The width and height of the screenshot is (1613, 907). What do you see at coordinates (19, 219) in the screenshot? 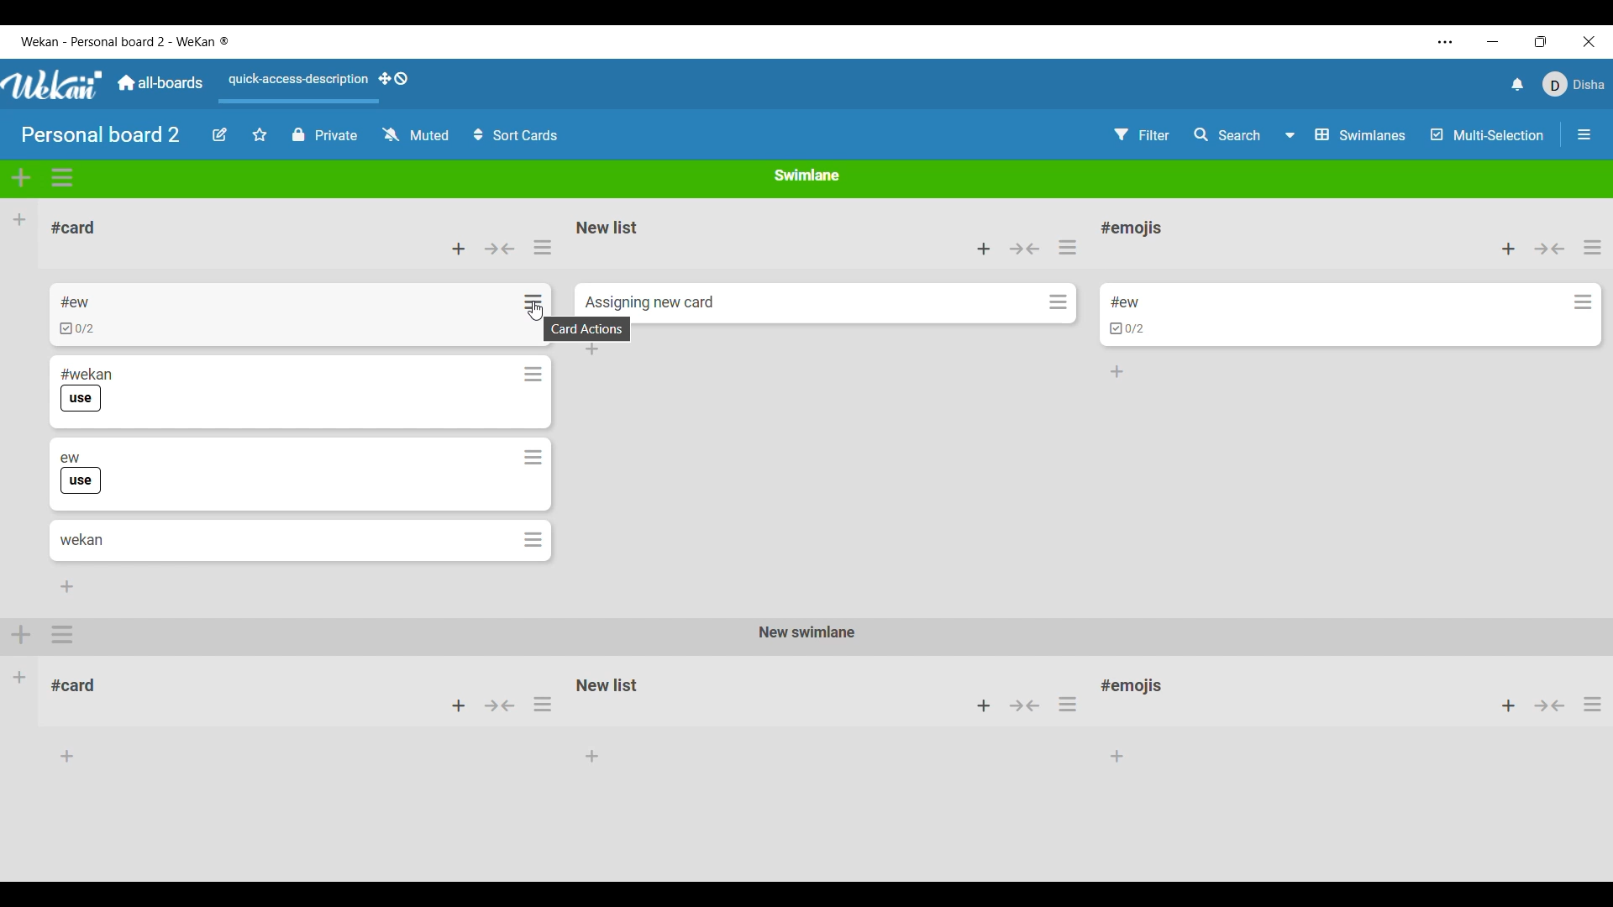
I see `Add list` at bounding box center [19, 219].